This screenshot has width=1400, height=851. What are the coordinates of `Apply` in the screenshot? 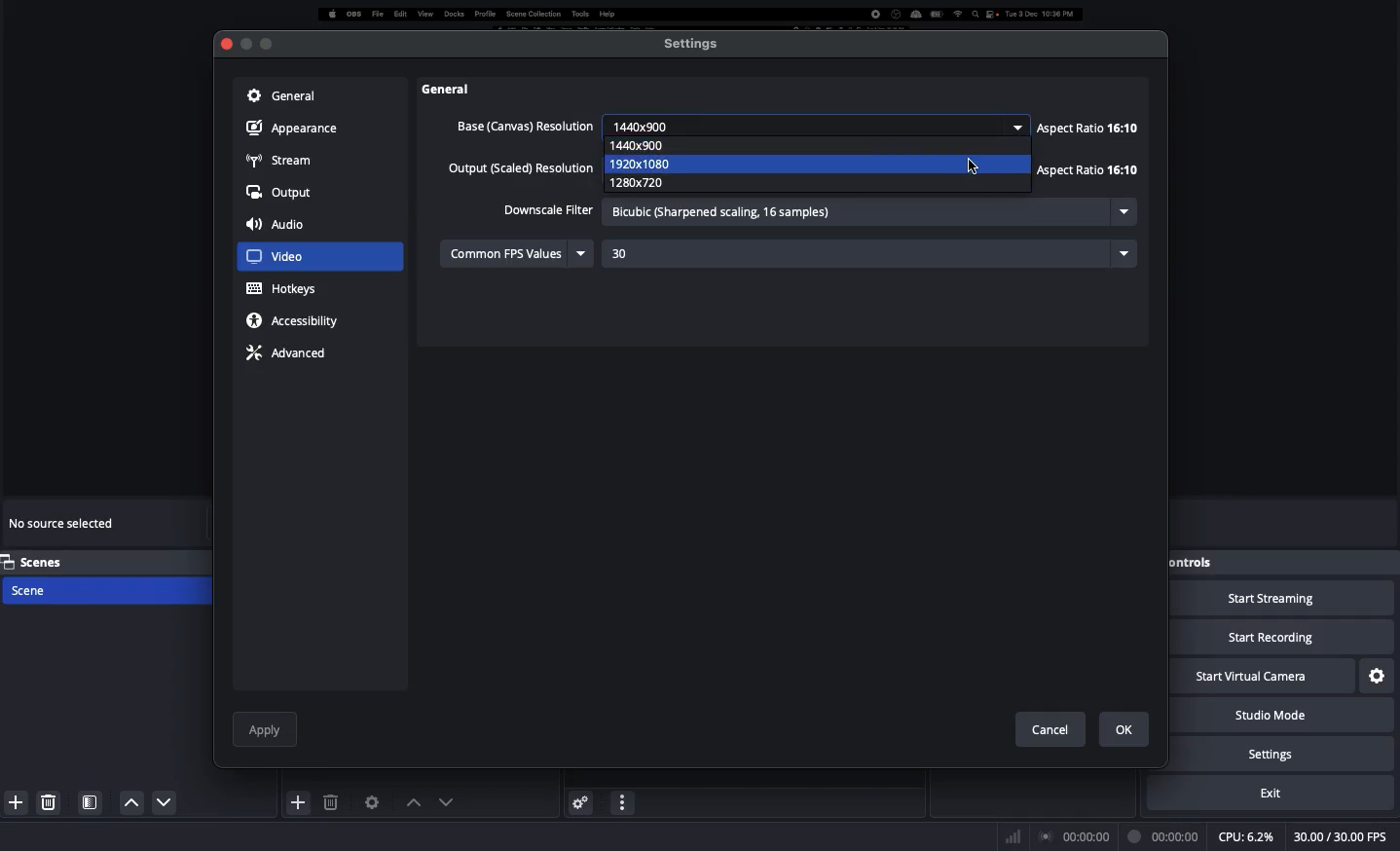 It's located at (266, 726).